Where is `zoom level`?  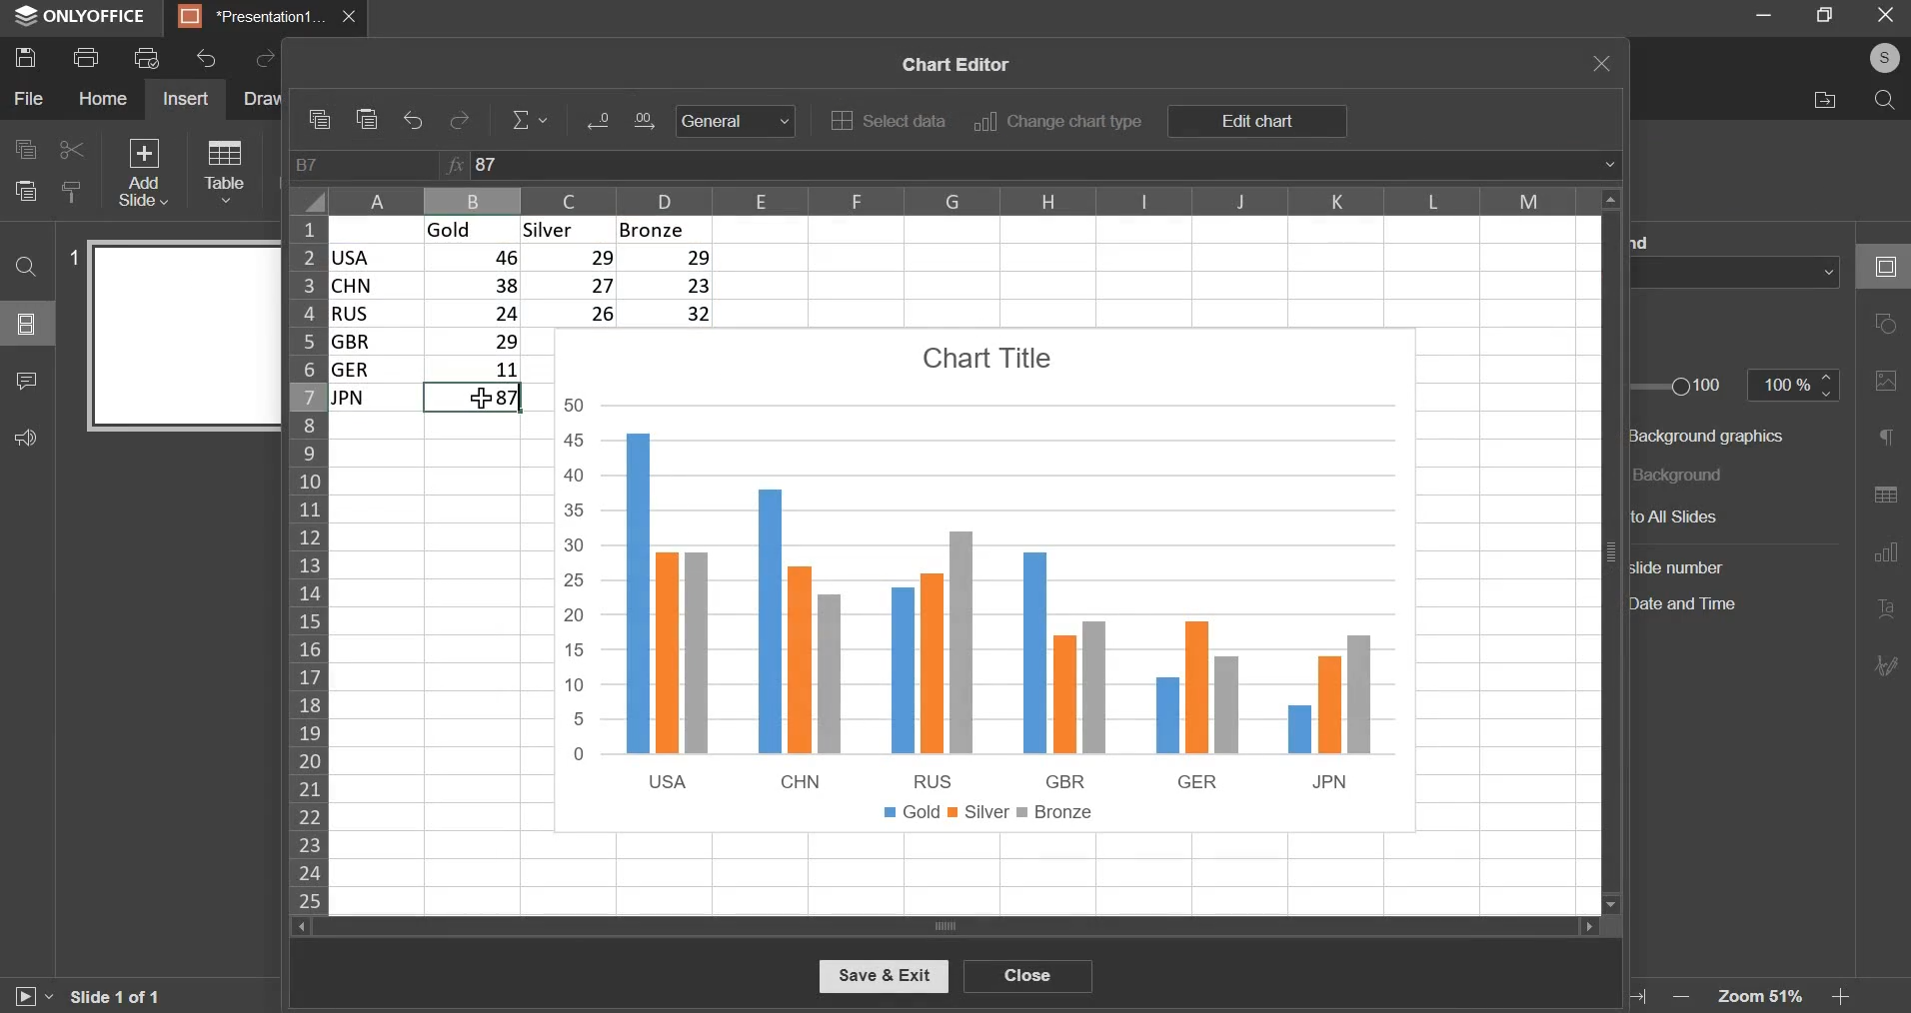
zoom level is located at coordinates (1759, 996).